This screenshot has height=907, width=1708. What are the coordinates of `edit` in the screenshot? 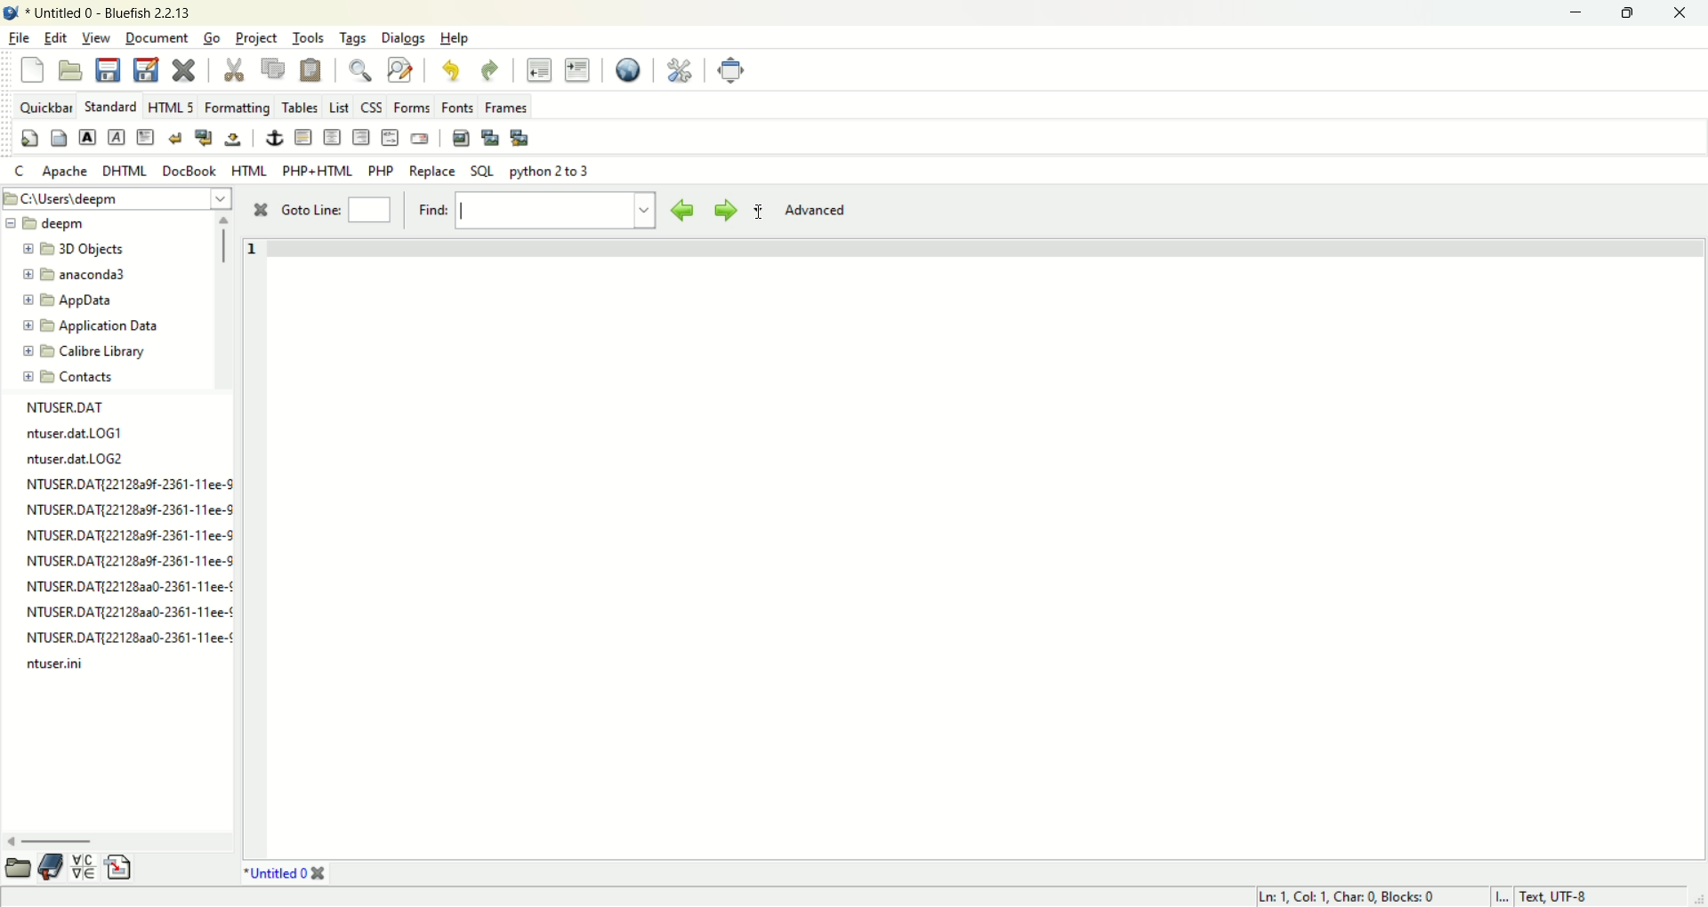 It's located at (55, 37).